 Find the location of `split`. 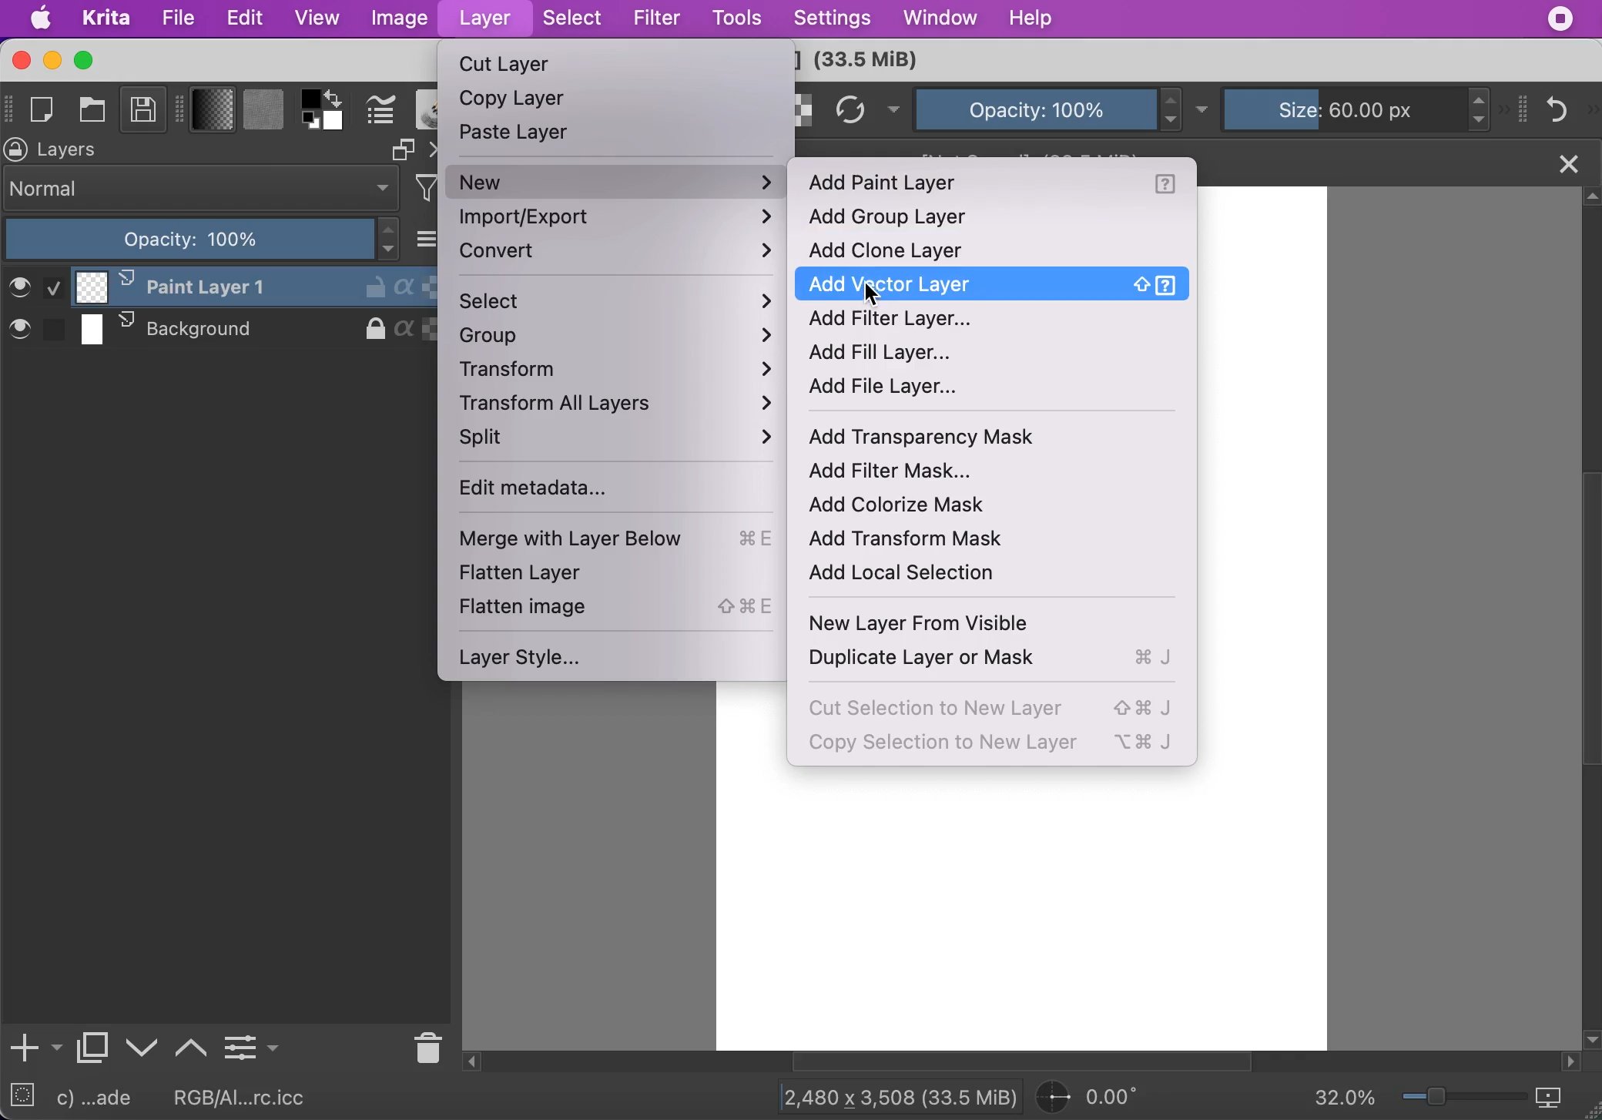

split is located at coordinates (617, 443).